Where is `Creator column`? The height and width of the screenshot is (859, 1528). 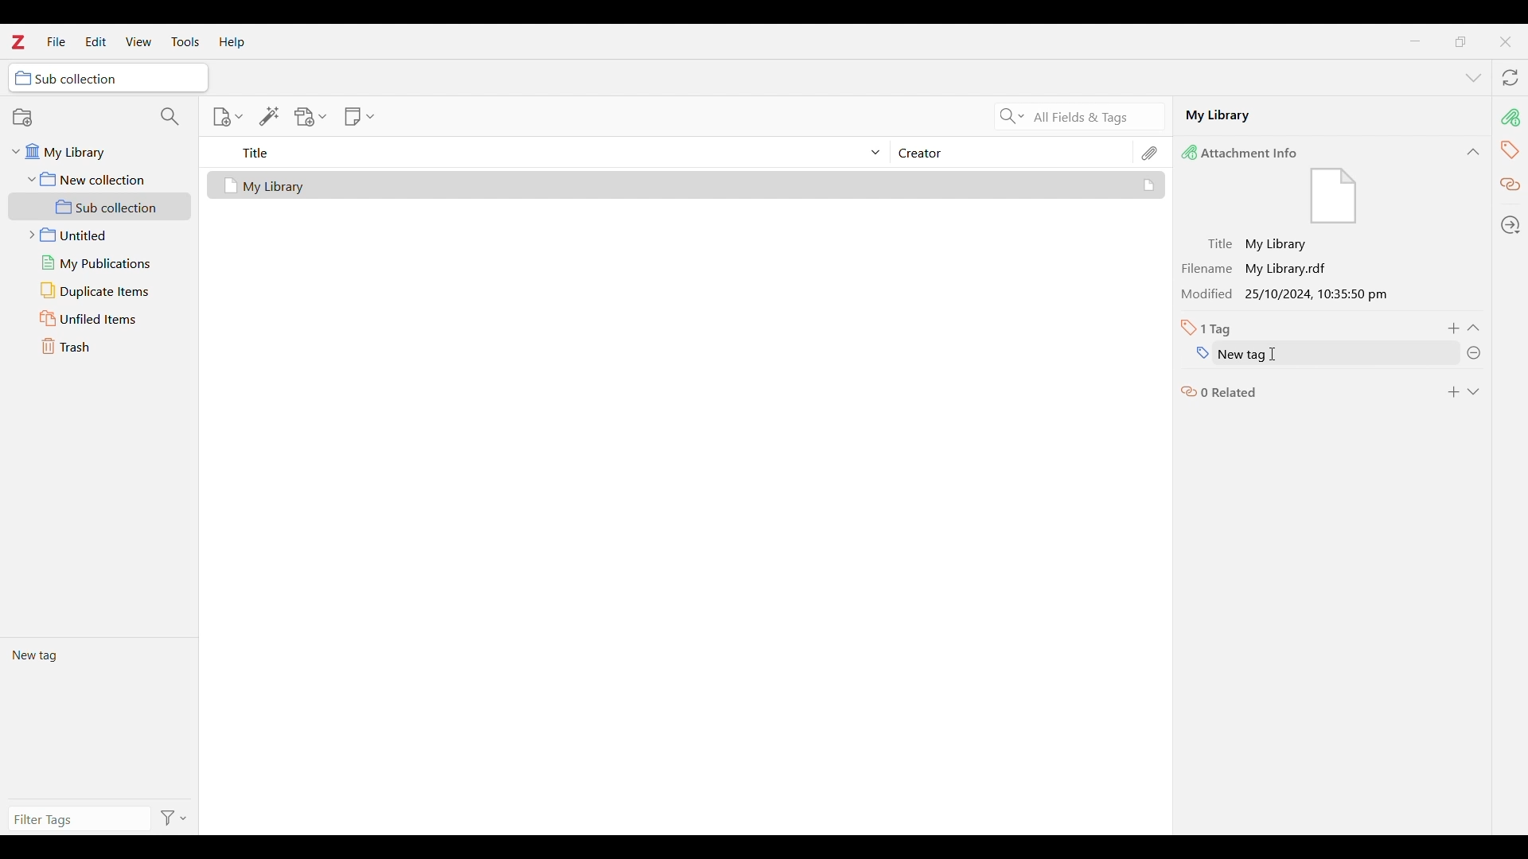 Creator column is located at coordinates (1011, 152).